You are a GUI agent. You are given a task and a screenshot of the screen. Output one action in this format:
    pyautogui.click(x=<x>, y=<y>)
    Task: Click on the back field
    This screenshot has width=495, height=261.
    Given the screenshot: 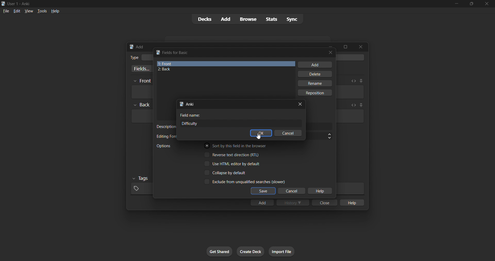 What is the action you would take?
    pyautogui.click(x=224, y=69)
    